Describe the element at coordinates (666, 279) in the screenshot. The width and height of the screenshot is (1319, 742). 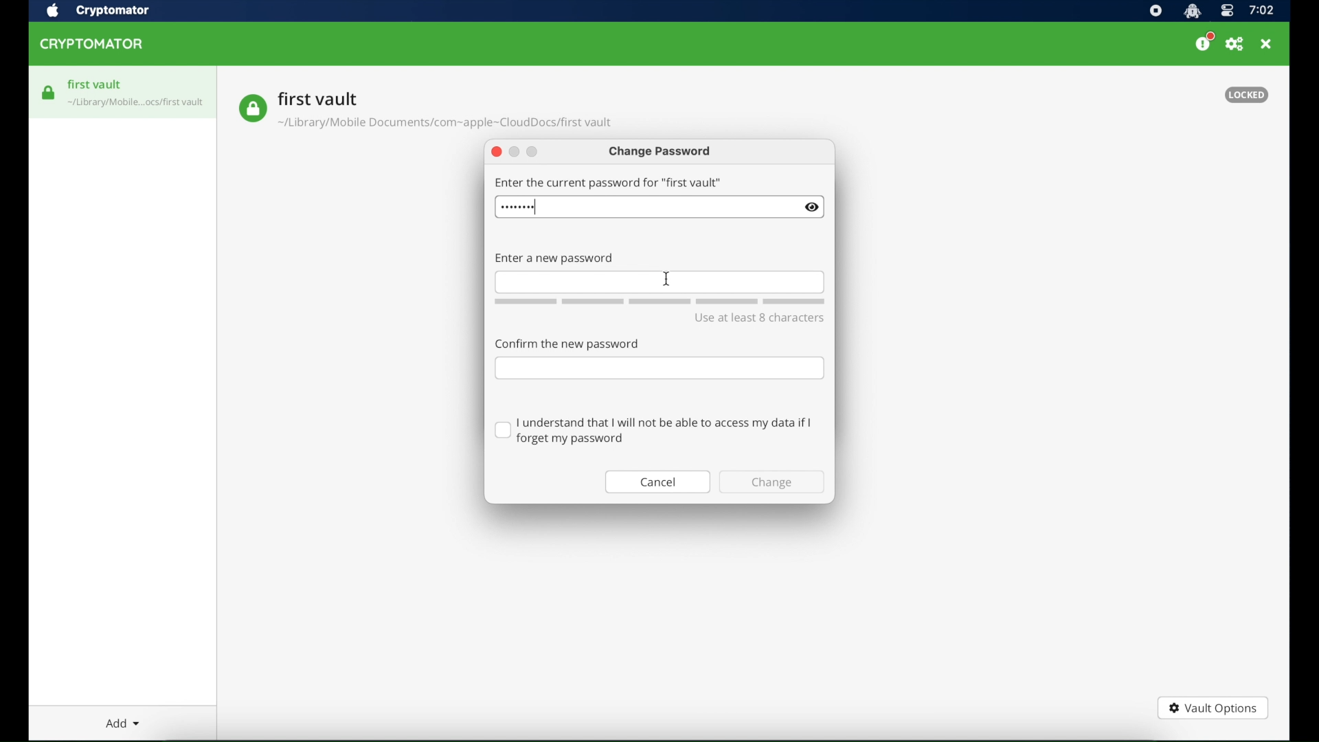
I see `cursor` at that location.